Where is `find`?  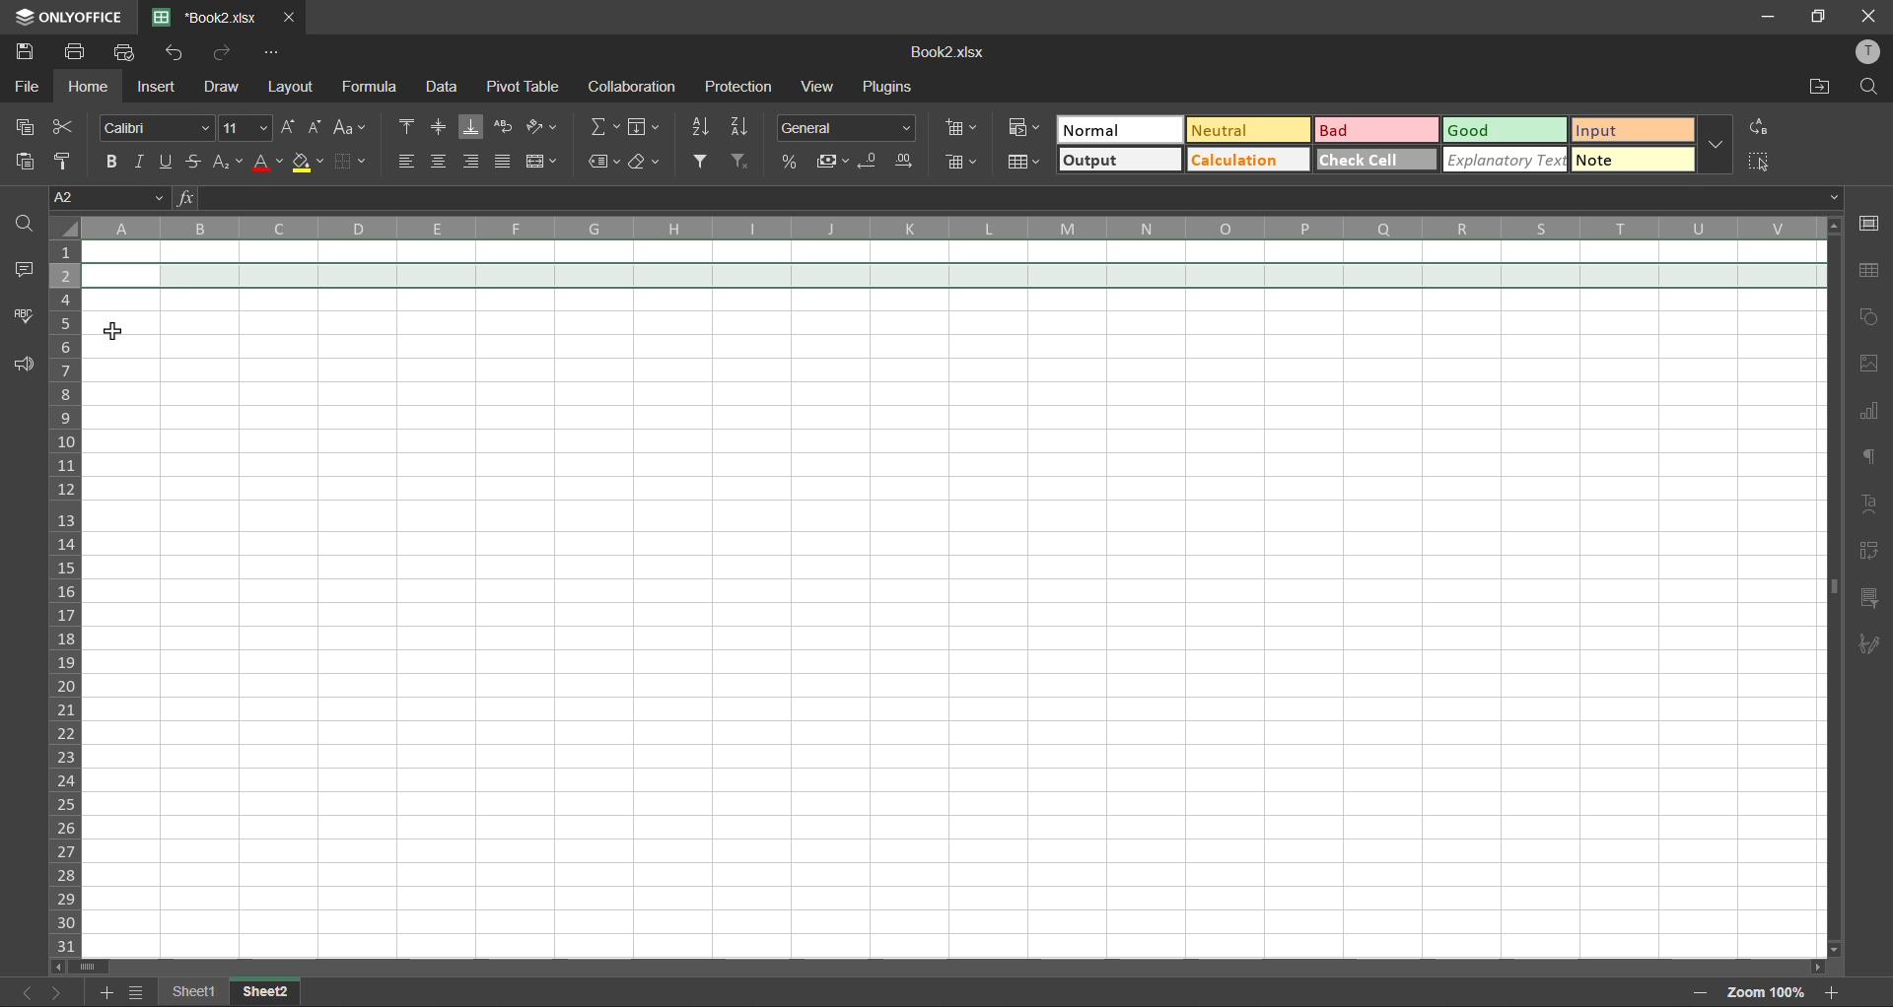 find is located at coordinates (1870, 87).